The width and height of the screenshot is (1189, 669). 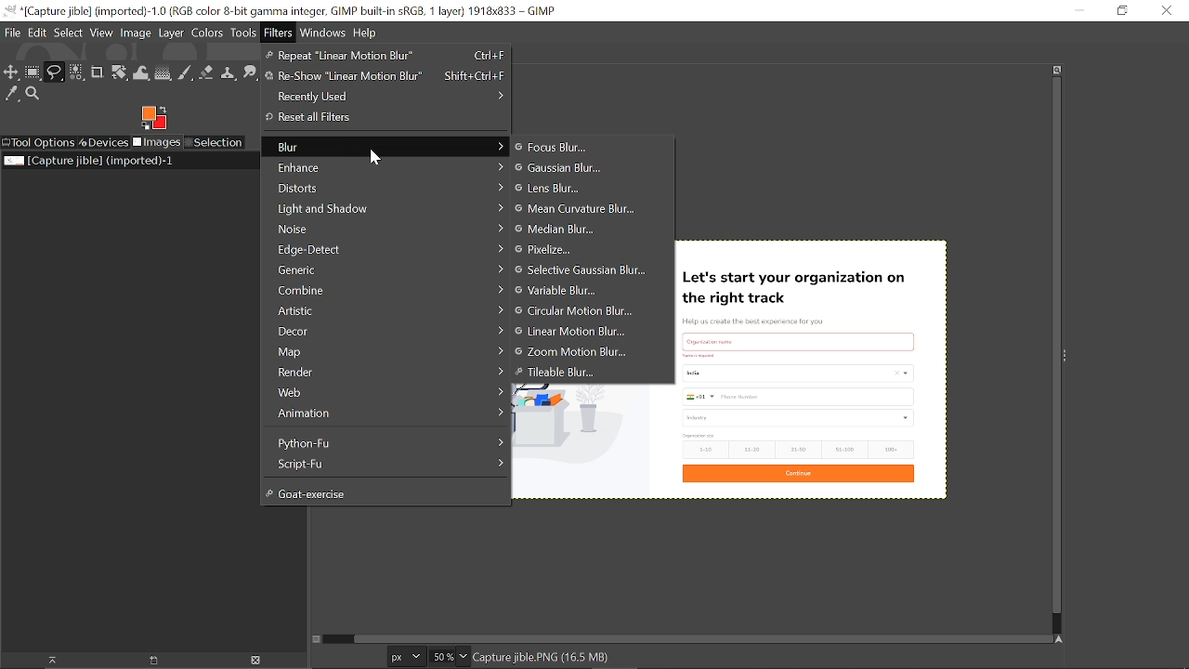 What do you see at coordinates (383, 290) in the screenshot?
I see `Combine` at bounding box center [383, 290].